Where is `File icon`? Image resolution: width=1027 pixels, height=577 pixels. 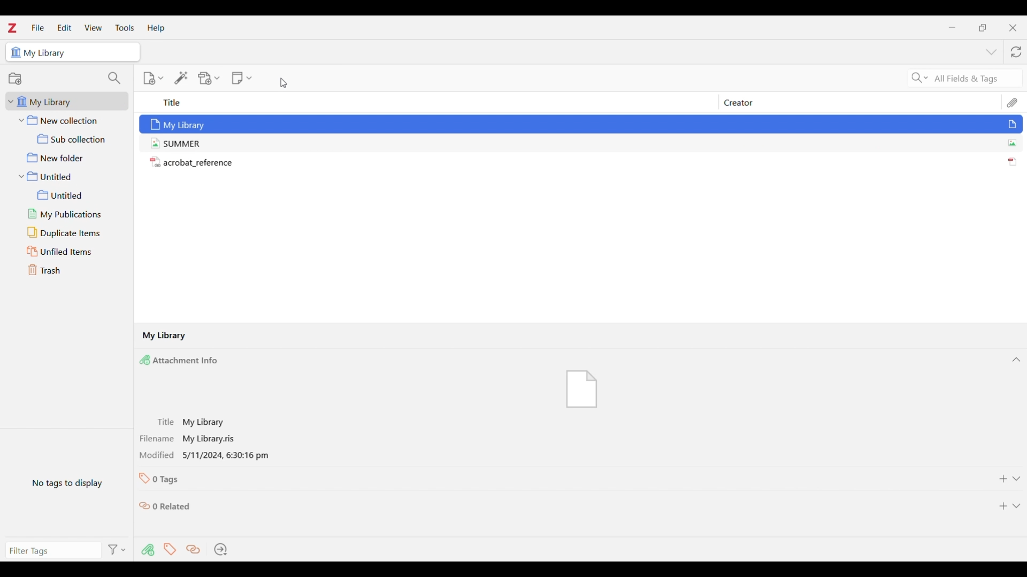
File icon is located at coordinates (578, 385).